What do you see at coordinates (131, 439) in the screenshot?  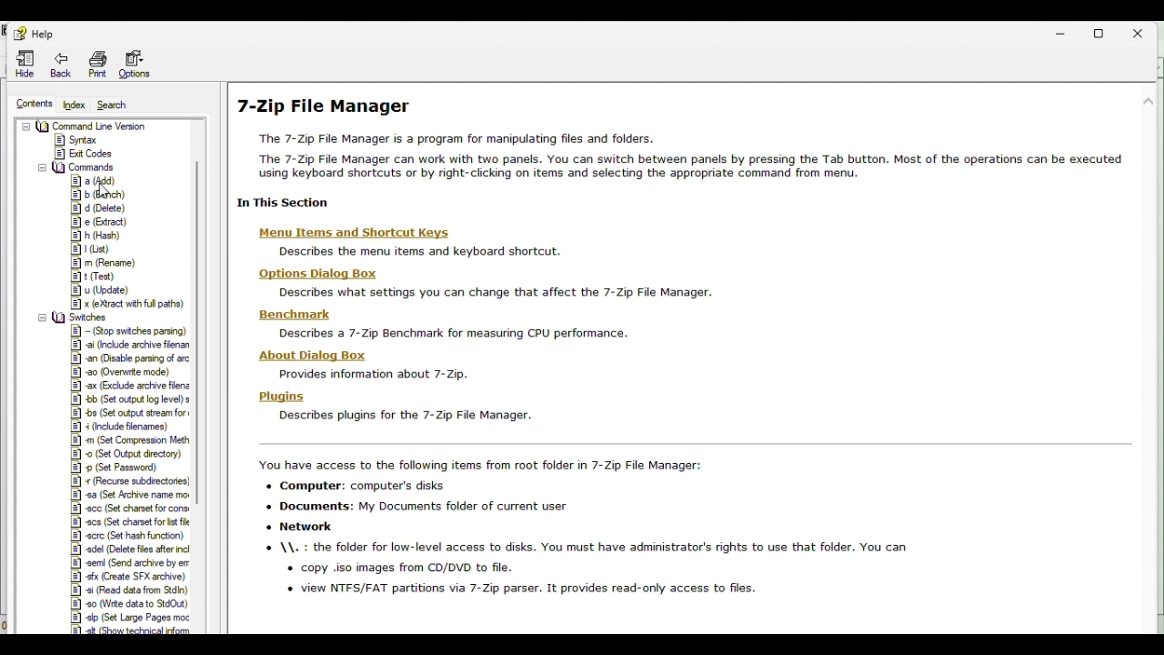 I see `-m` at bounding box center [131, 439].